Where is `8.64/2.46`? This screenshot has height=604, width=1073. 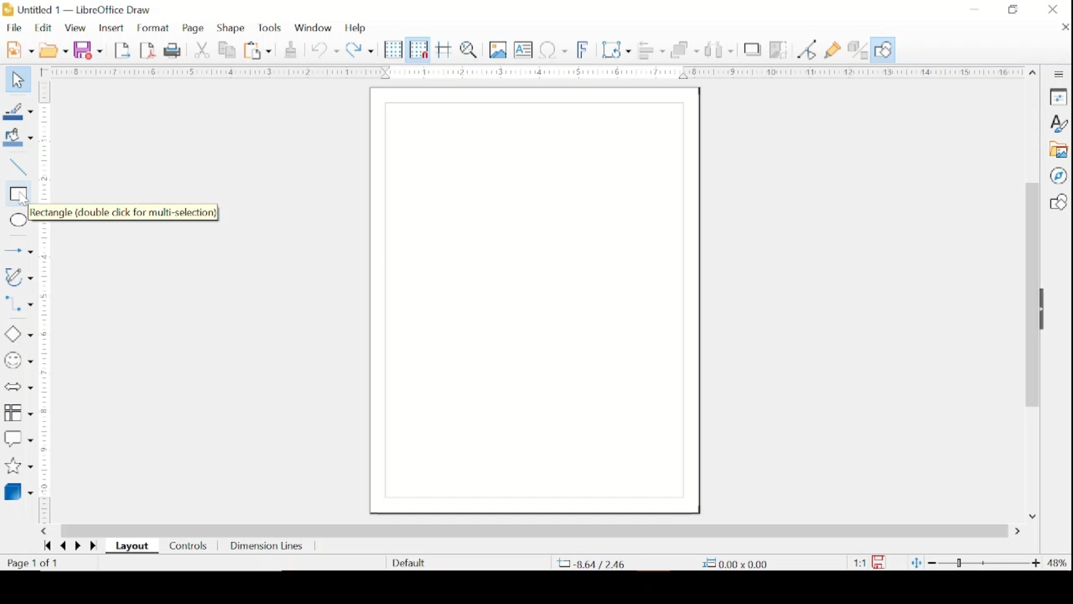 8.64/2.46 is located at coordinates (592, 563).